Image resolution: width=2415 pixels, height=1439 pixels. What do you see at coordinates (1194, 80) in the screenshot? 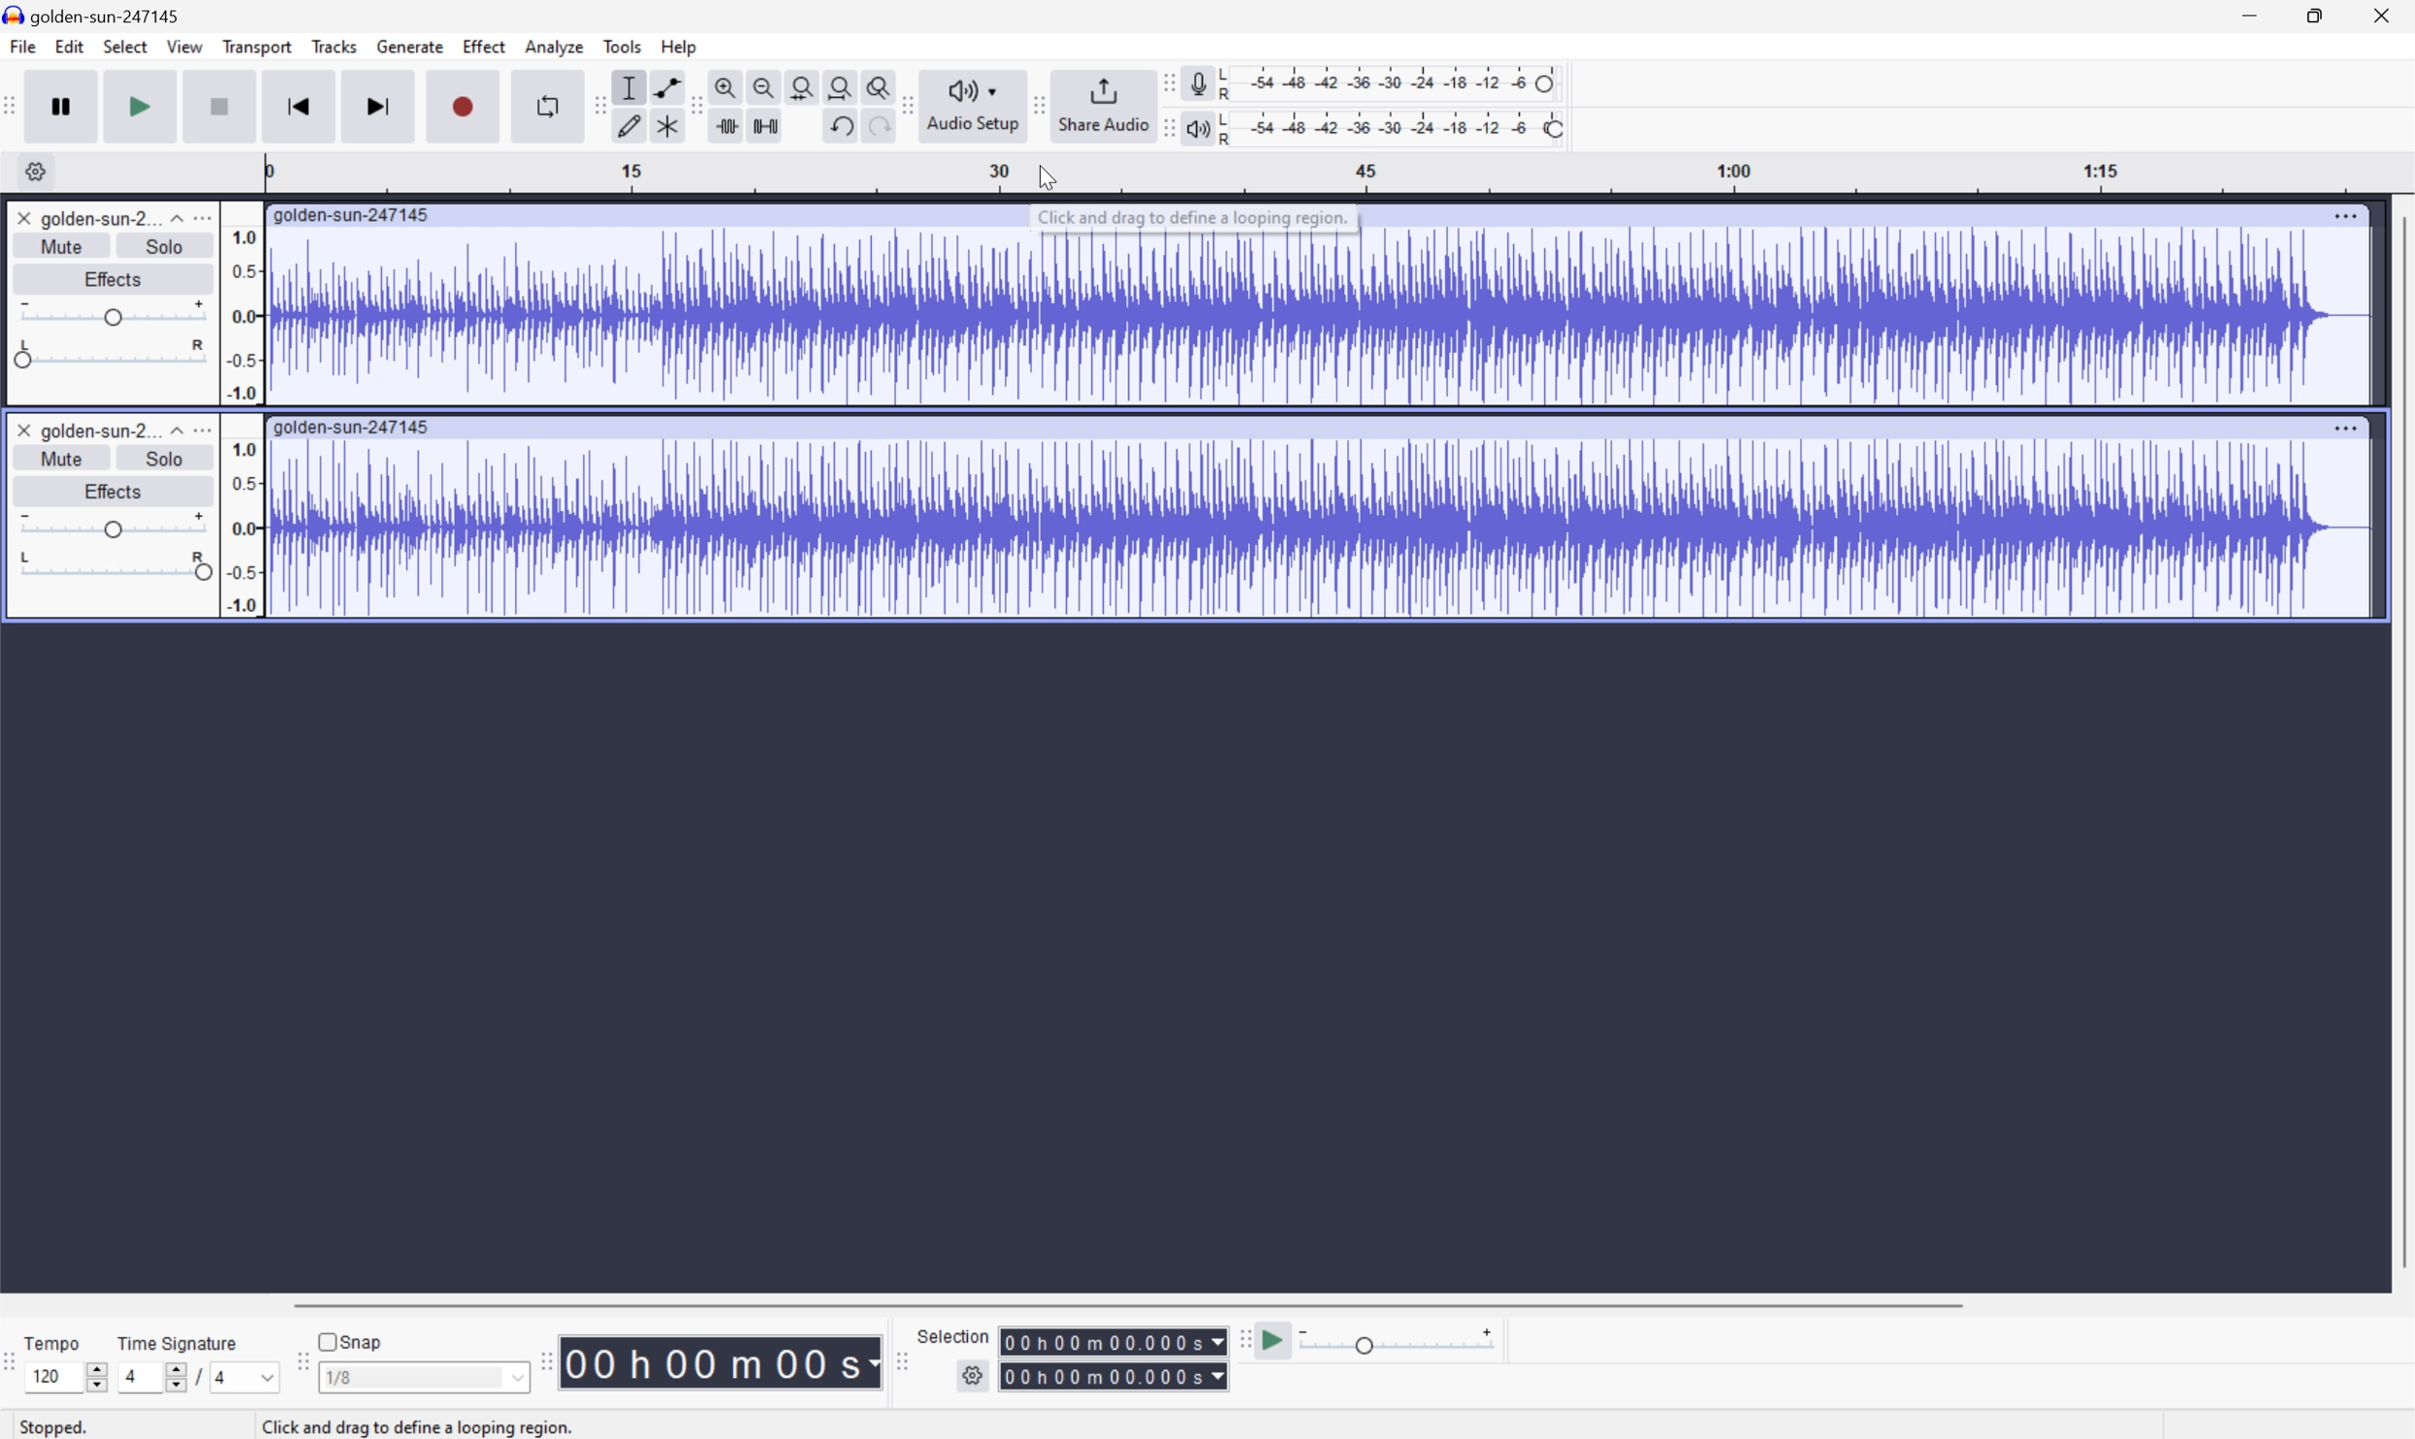
I see `Record meter` at bounding box center [1194, 80].